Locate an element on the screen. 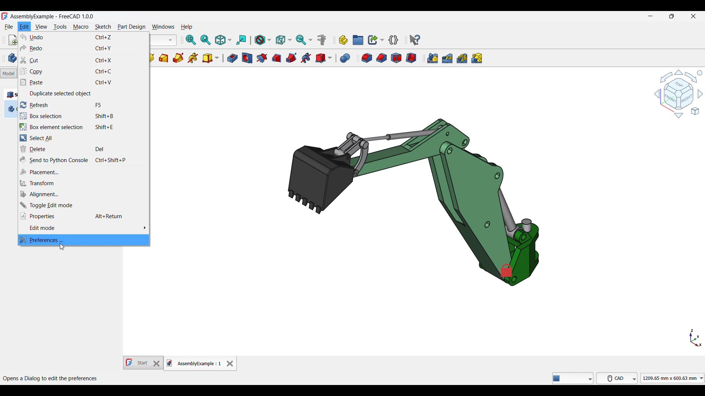  Help menu is located at coordinates (187, 27).